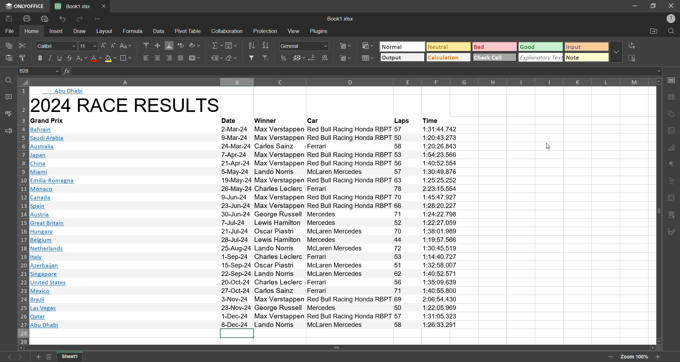 The width and height of the screenshot is (680, 362). Describe the element at coordinates (8, 18) in the screenshot. I see `save` at that location.